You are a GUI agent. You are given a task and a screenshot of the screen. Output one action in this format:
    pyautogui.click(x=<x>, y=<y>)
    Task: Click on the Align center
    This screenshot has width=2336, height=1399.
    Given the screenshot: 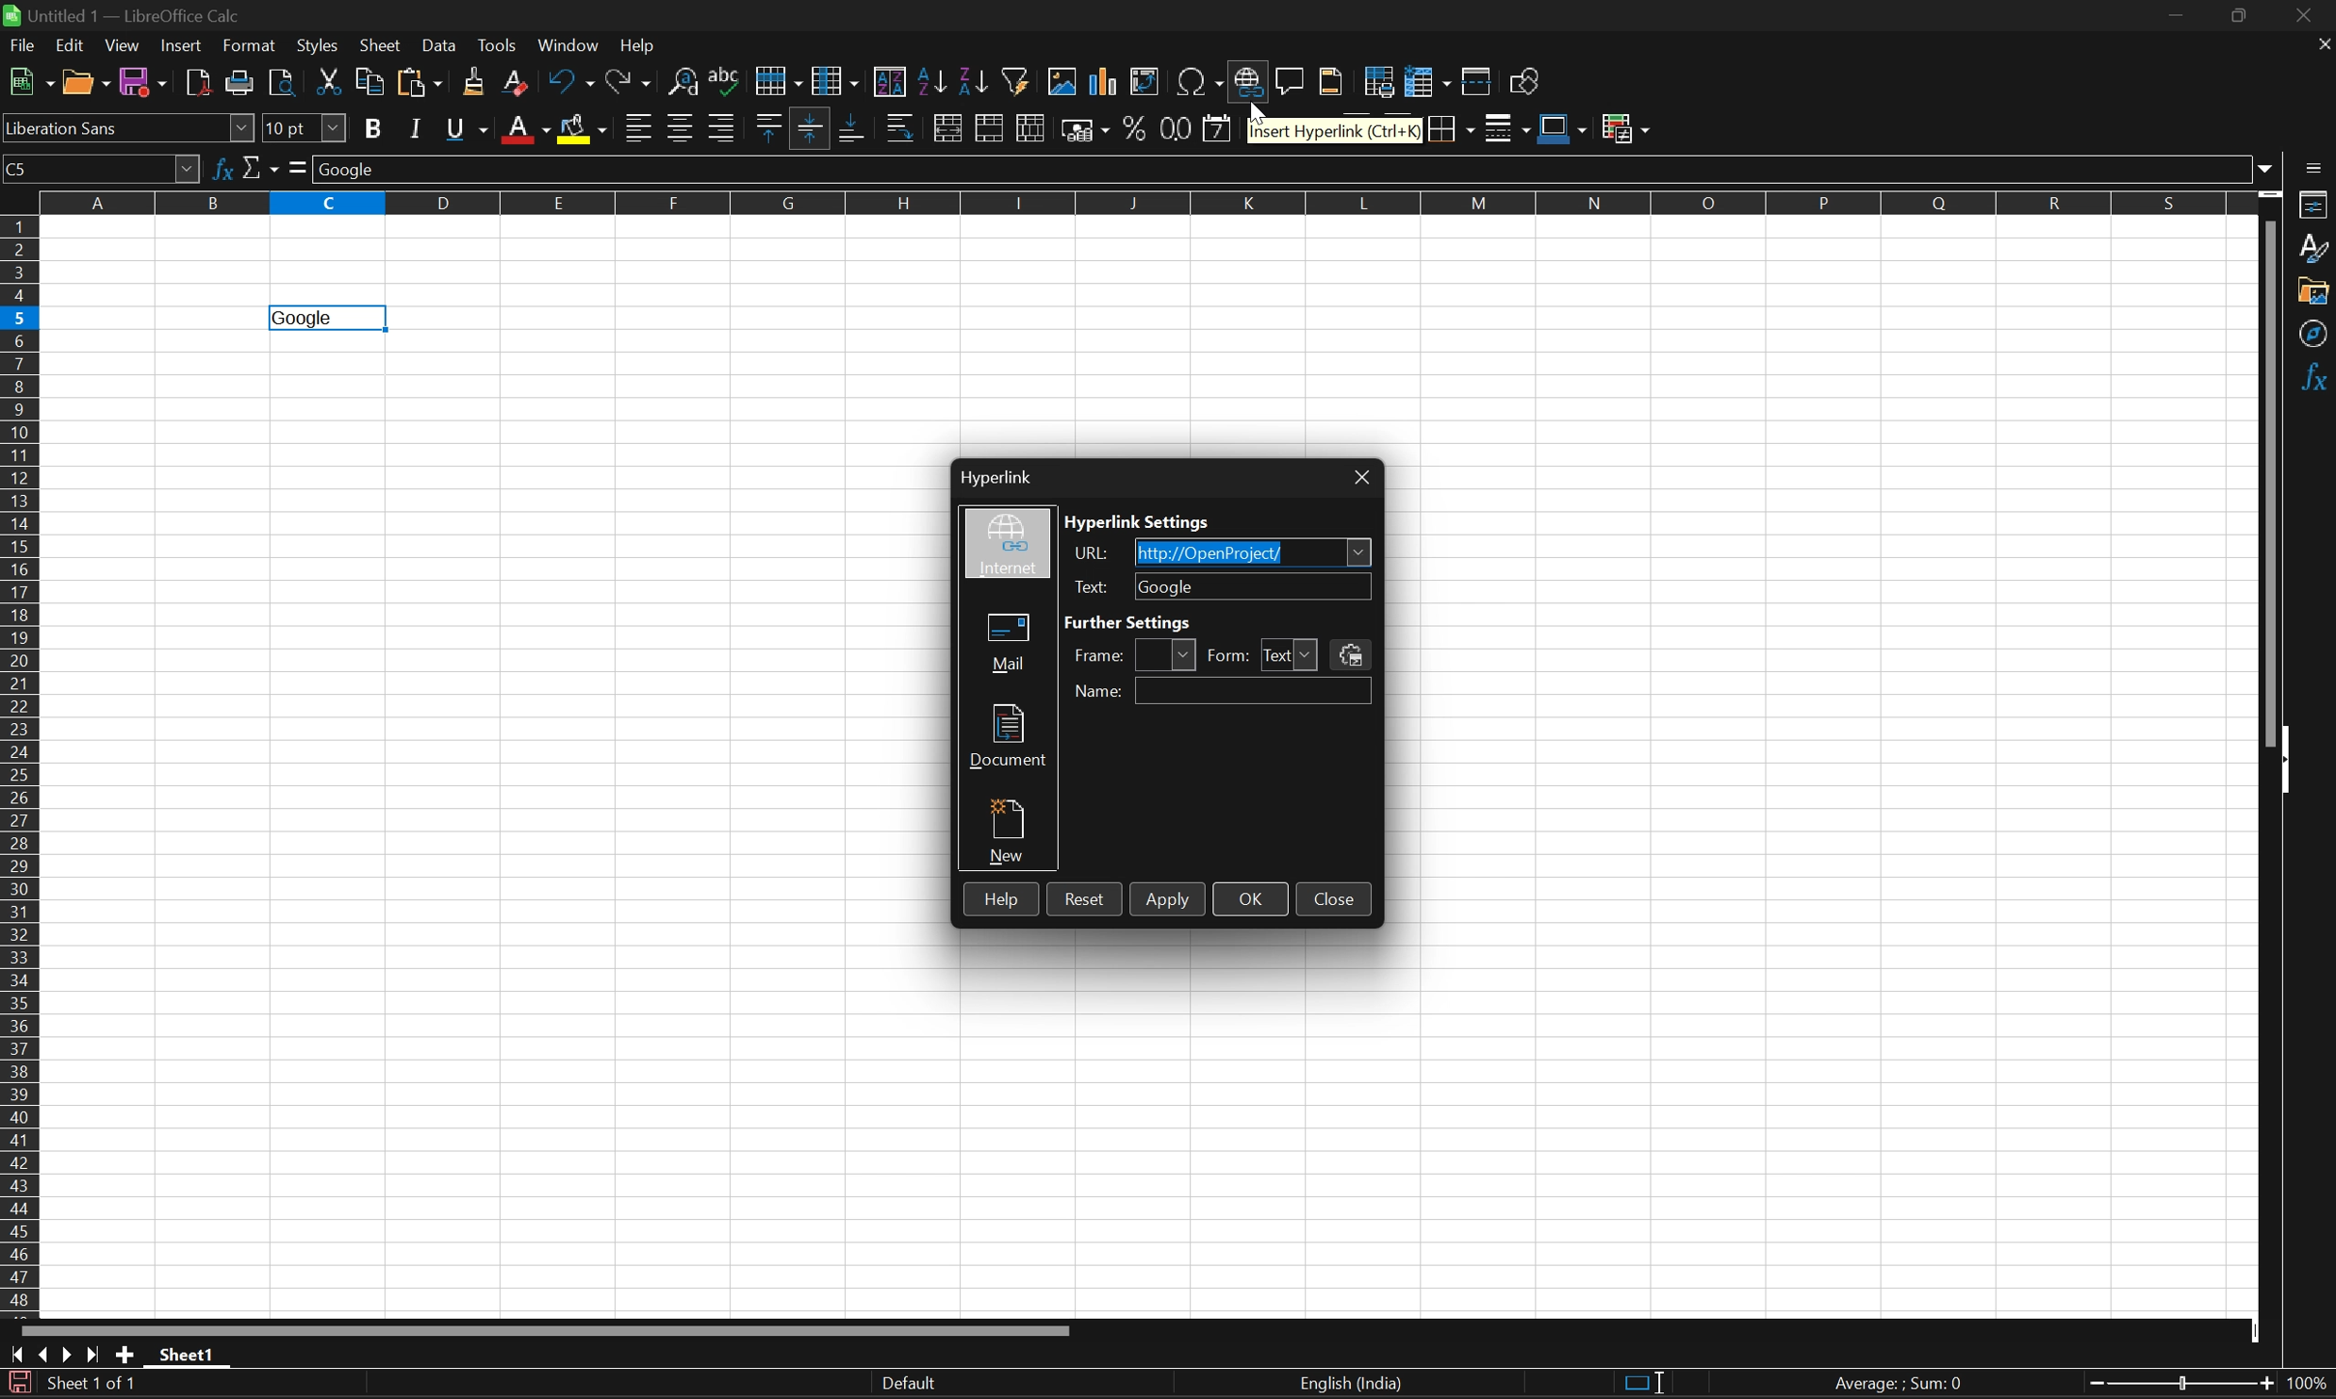 What is the action you would take?
    pyautogui.click(x=684, y=130)
    